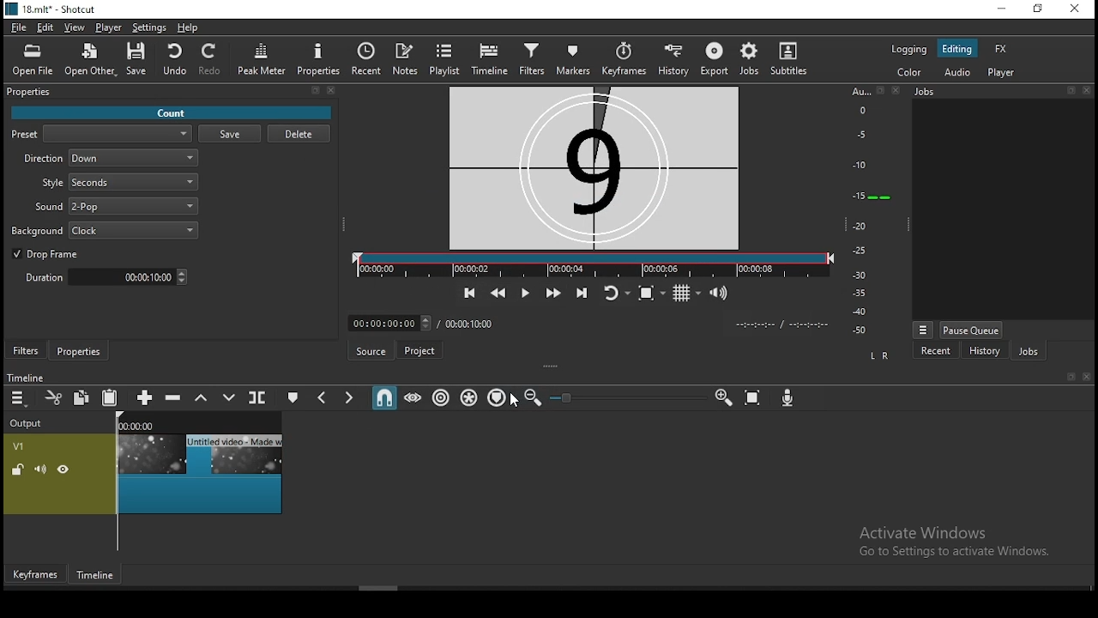 Image resolution: width=1098 pixels, height=618 pixels. What do you see at coordinates (293, 397) in the screenshot?
I see `create/edit marker` at bounding box center [293, 397].